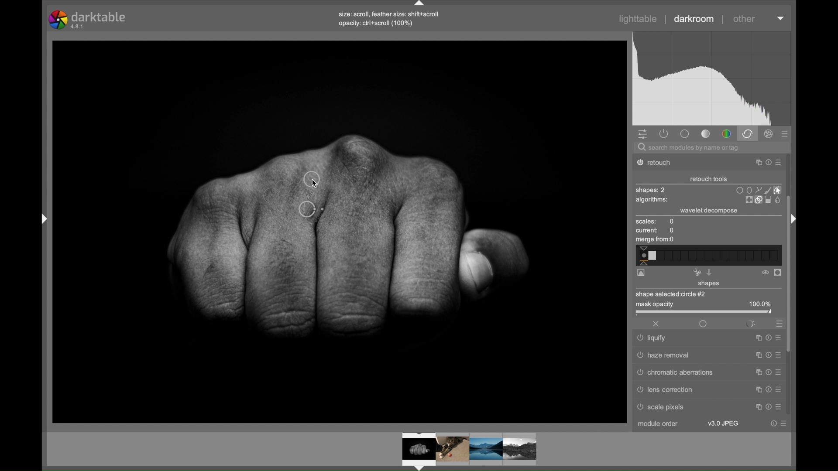 This screenshot has width=838, height=471. I want to click on help, so click(766, 389).